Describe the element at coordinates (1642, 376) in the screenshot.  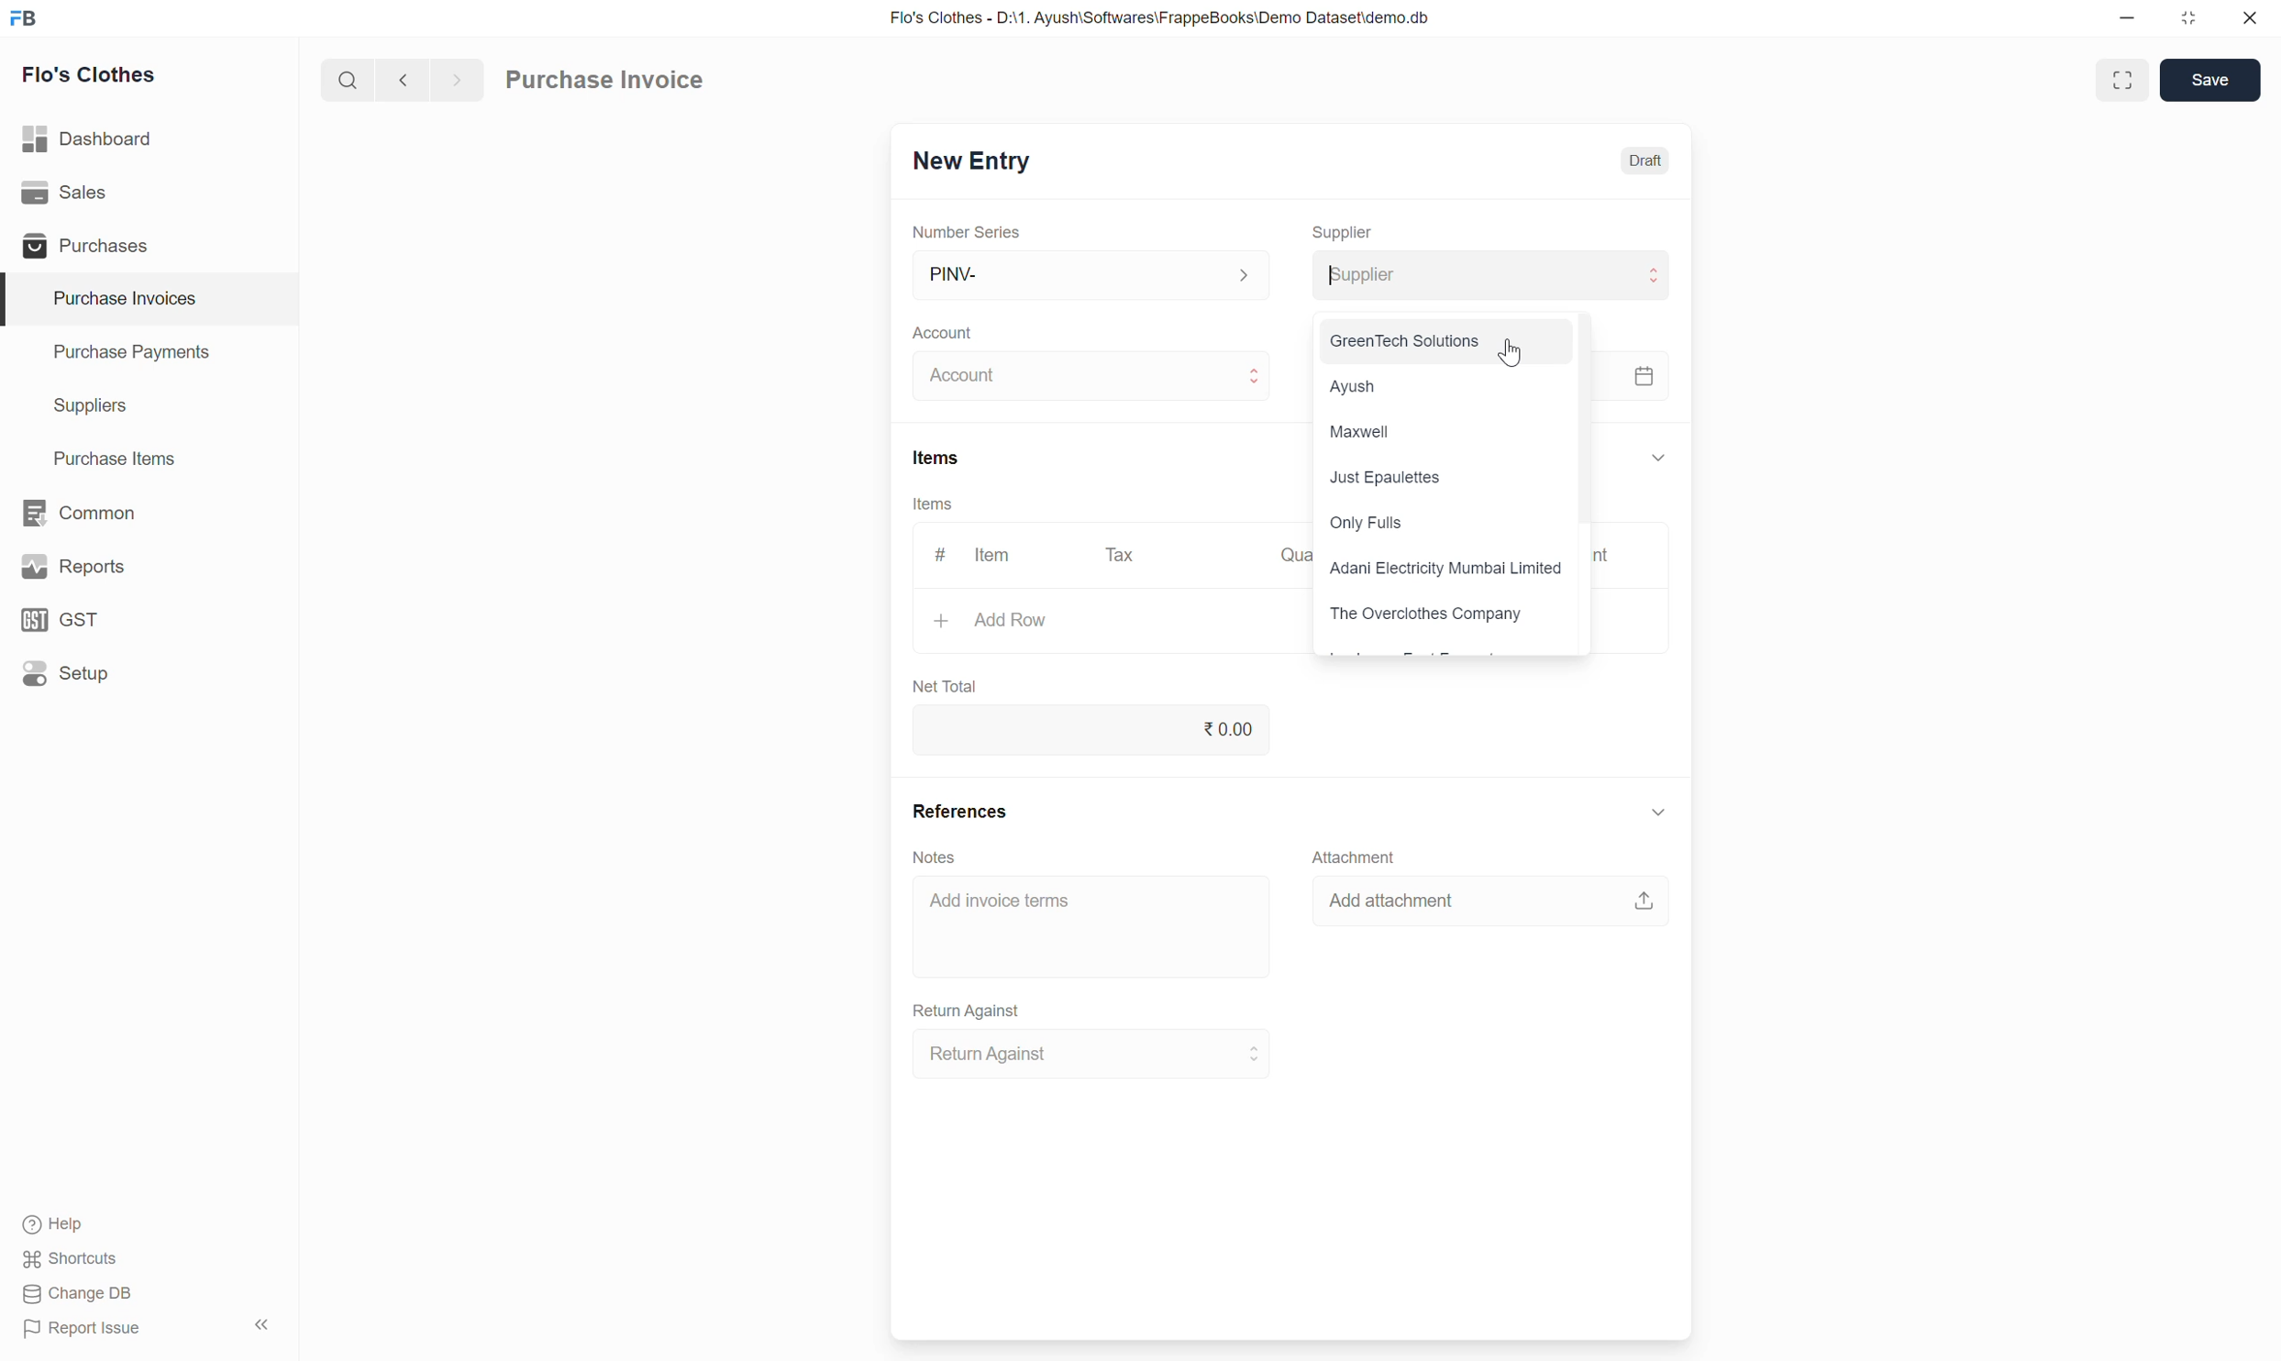
I see `calendar icon` at that location.